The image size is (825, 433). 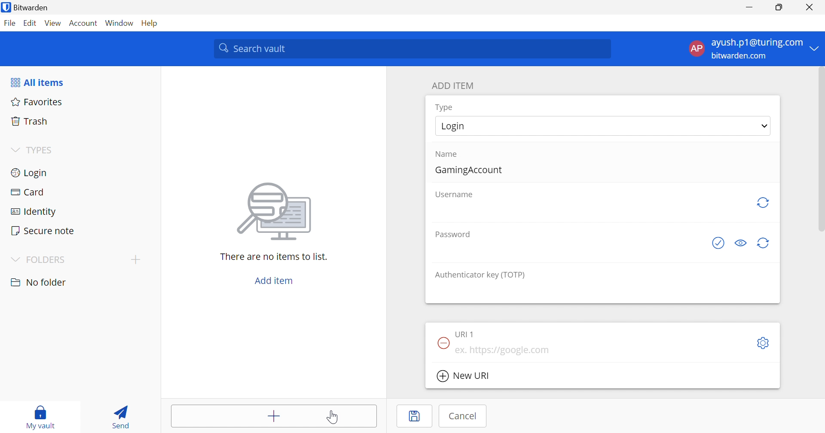 What do you see at coordinates (29, 193) in the screenshot?
I see `Card` at bounding box center [29, 193].